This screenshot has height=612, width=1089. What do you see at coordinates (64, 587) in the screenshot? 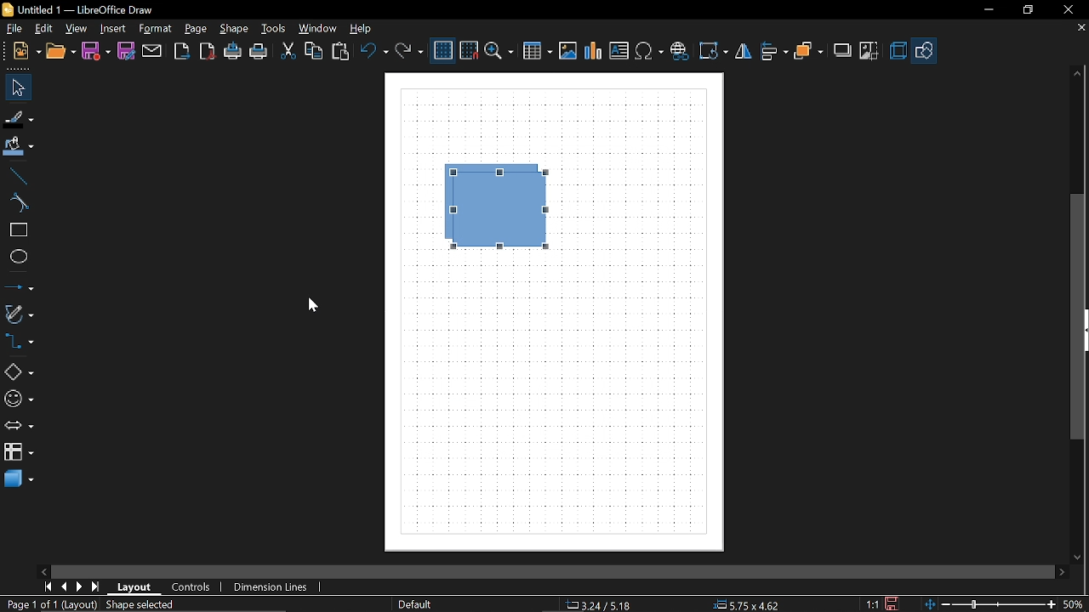
I see `previous page` at bounding box center [64, 587].